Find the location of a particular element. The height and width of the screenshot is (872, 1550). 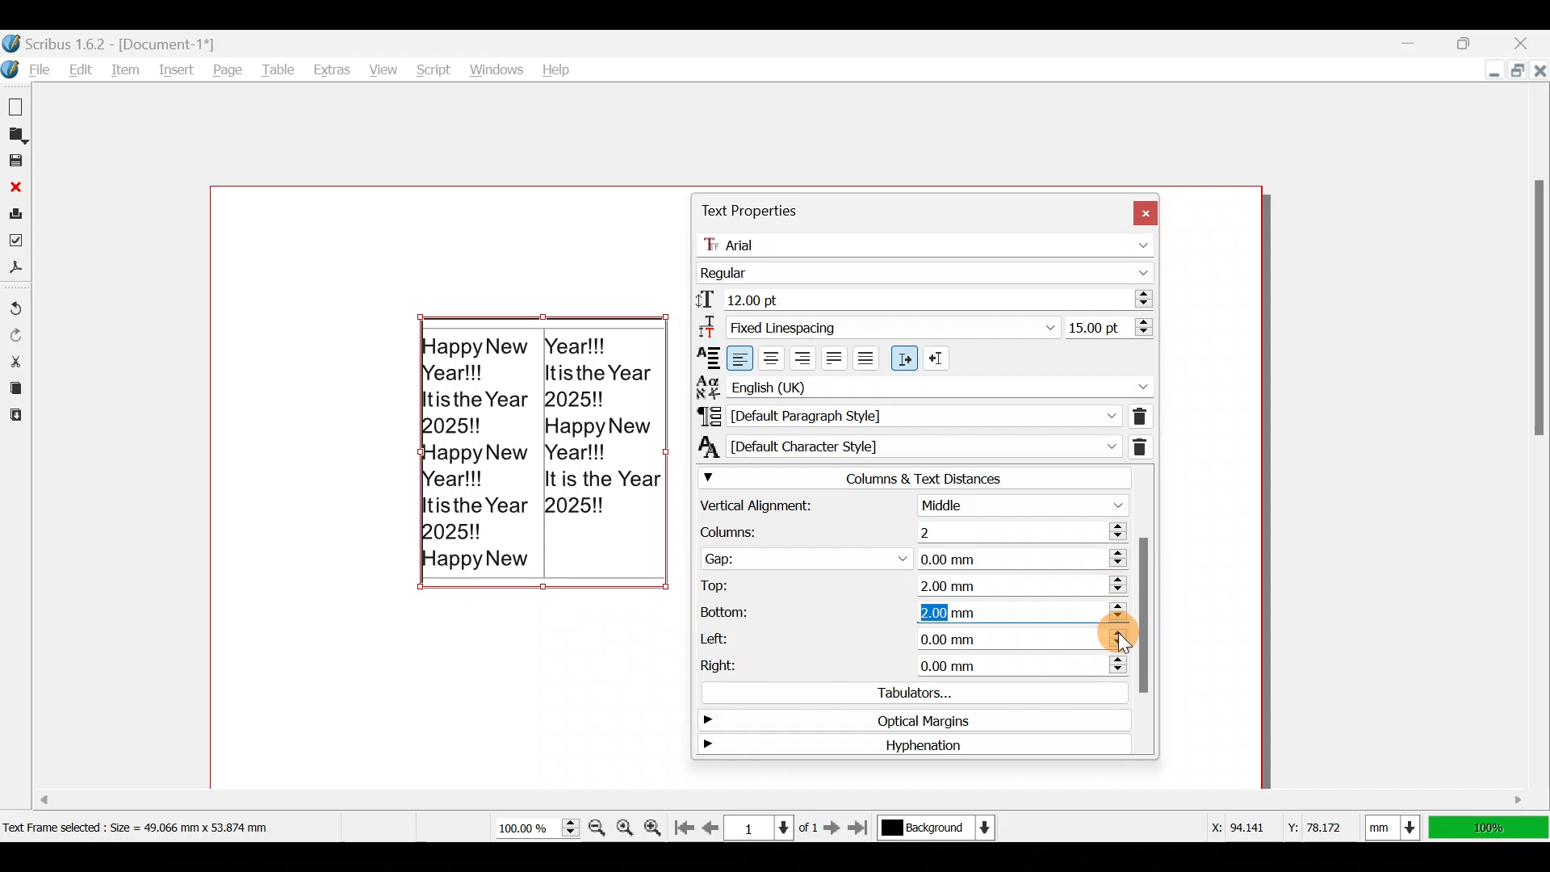

Help is located at coordinates (554, 66).